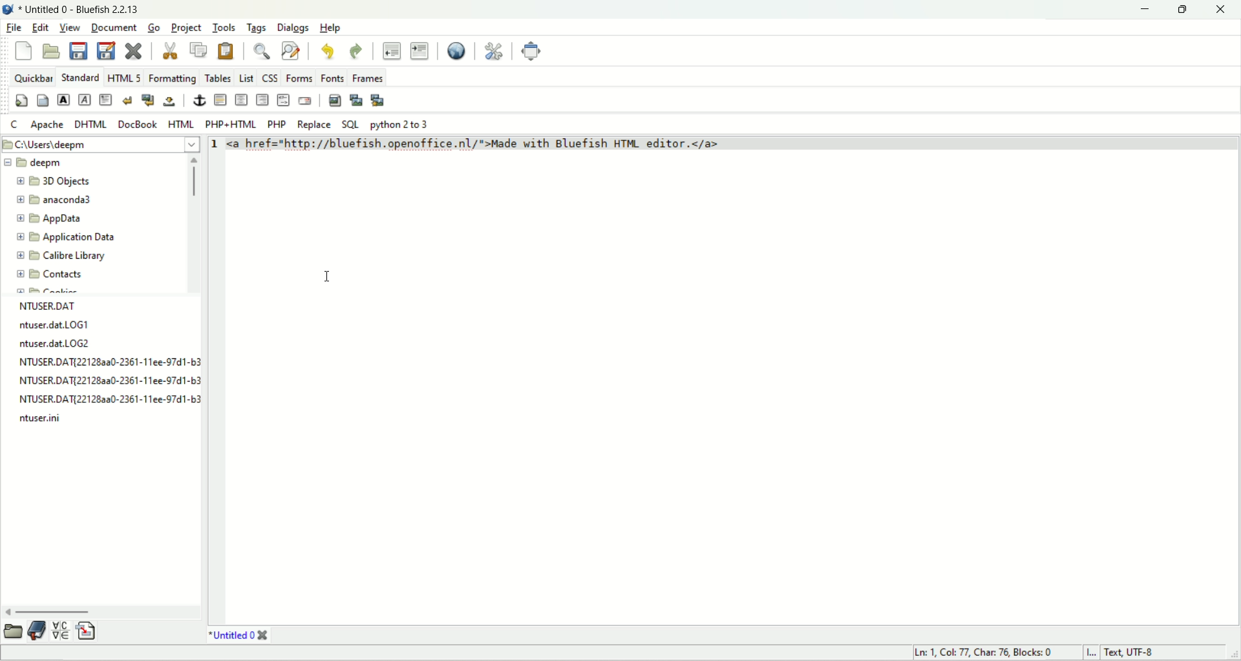 The height and width of the screenshot is (661, 1241). What do you see at coordinates (61, 631) in the screenshot?
I see `insert special character` at bounding box center [61, 631].